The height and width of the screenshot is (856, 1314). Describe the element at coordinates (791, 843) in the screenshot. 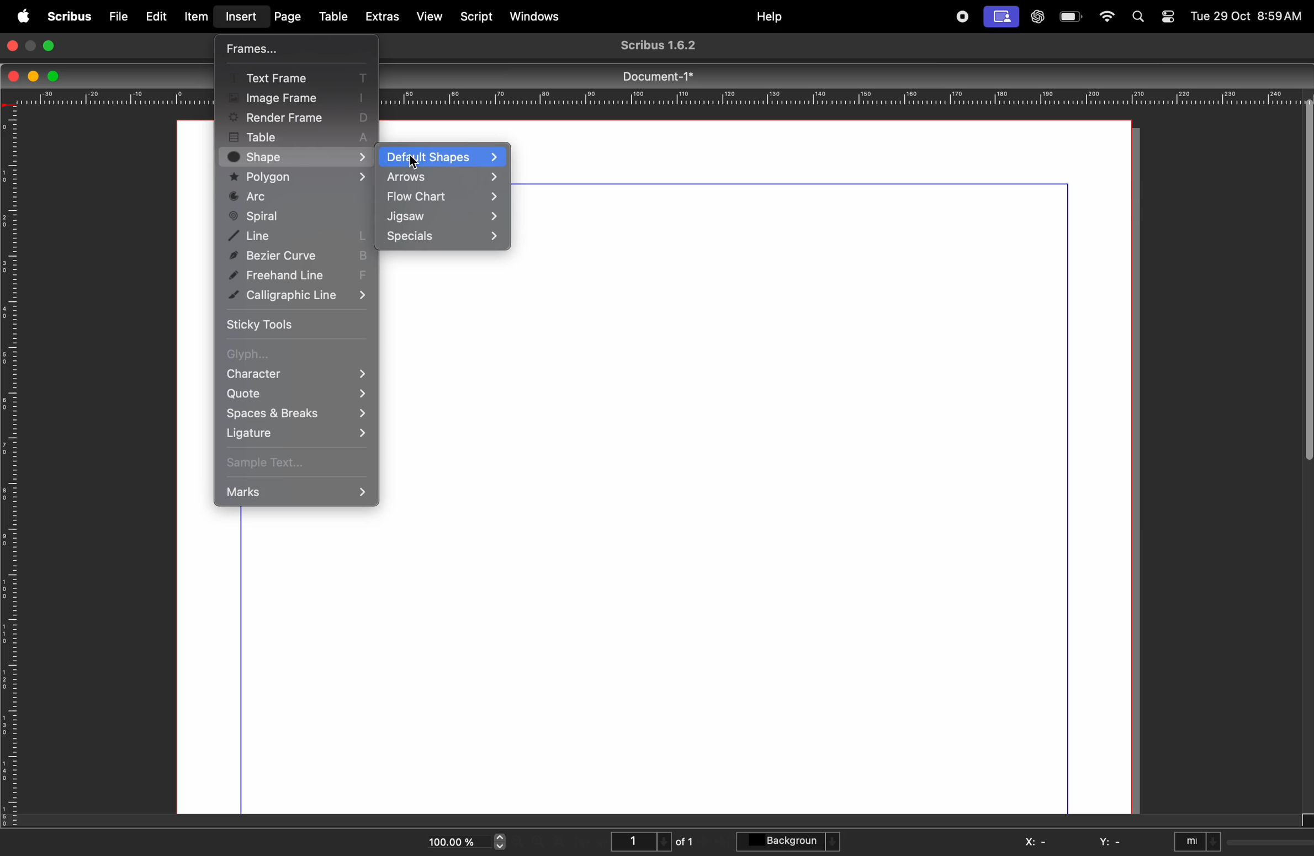

I see `background` at that location.